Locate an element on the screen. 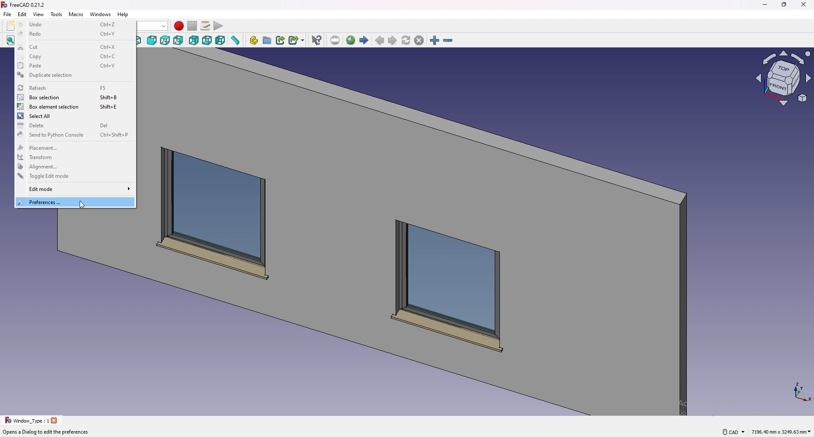 The height and width of the screenshot is (437, 814). macro is located at coordinates (76, 14).